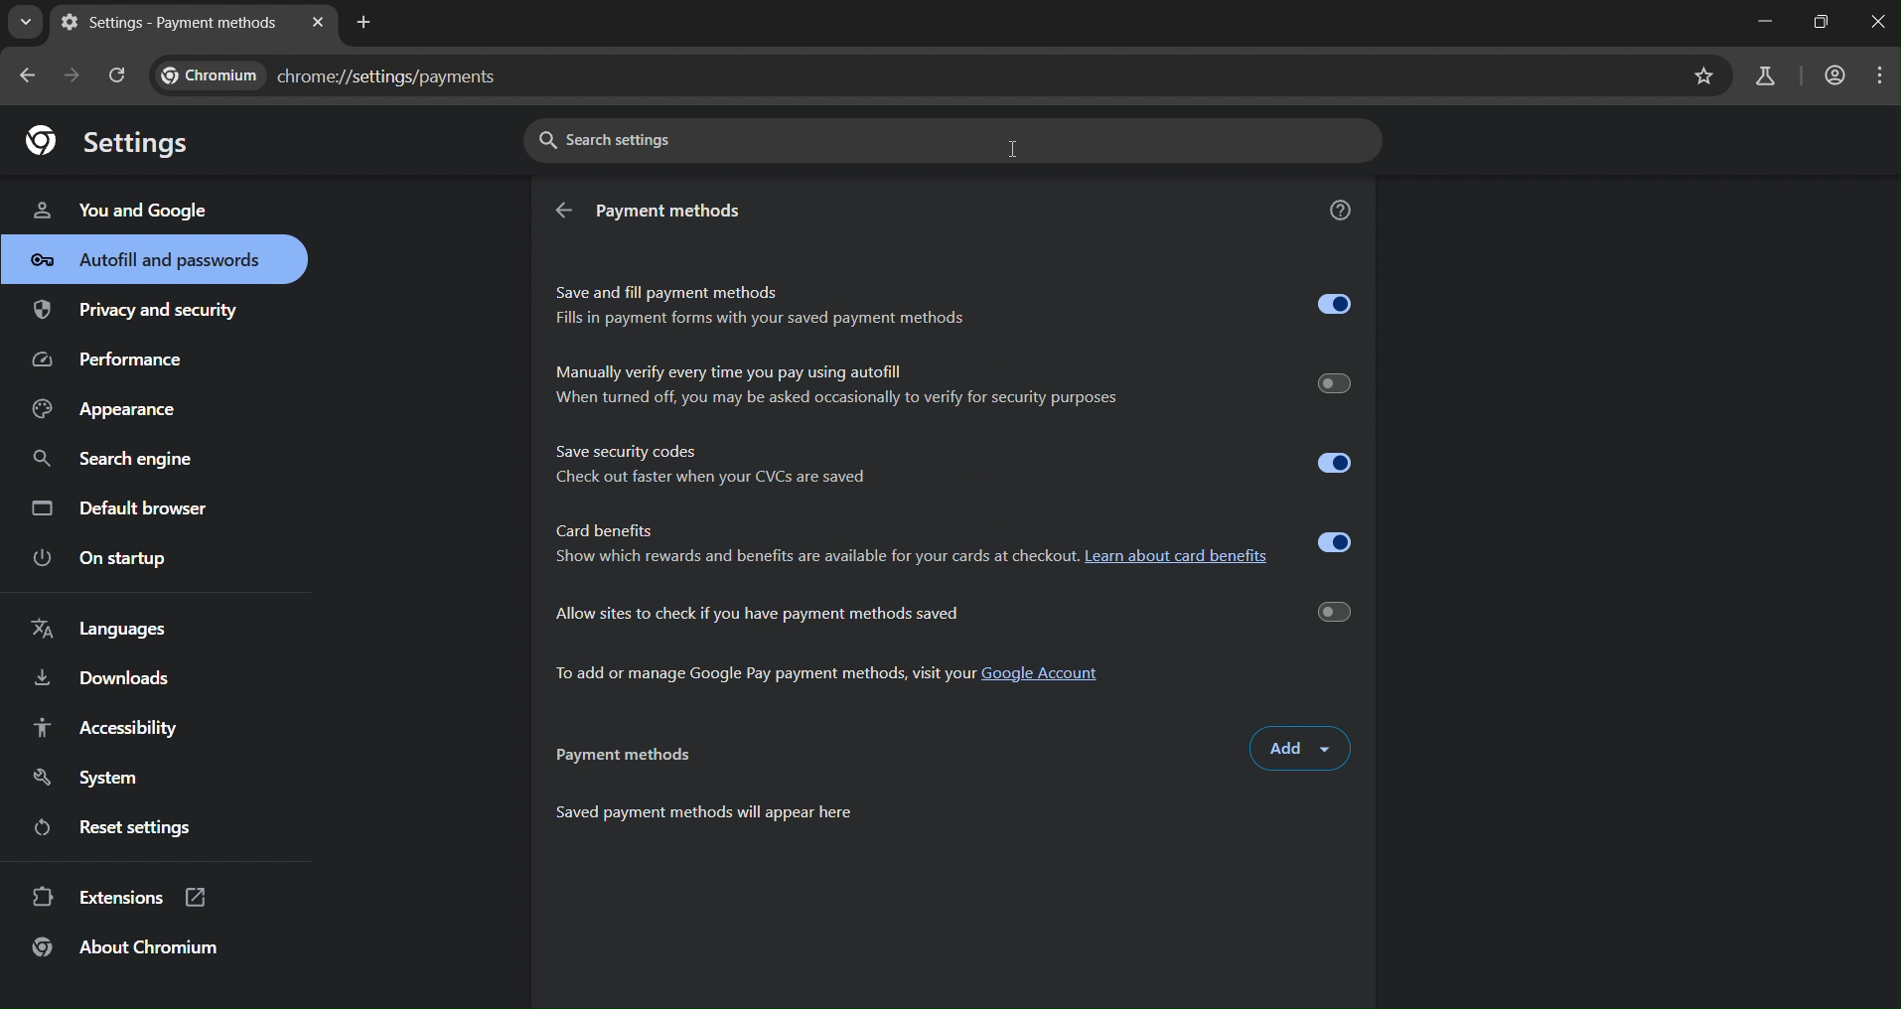 The height and width of the screenshot is (1009, 1901). Describe the element at coordinates (141, 311) in the screenshot. I see `privacy & security` at that location.